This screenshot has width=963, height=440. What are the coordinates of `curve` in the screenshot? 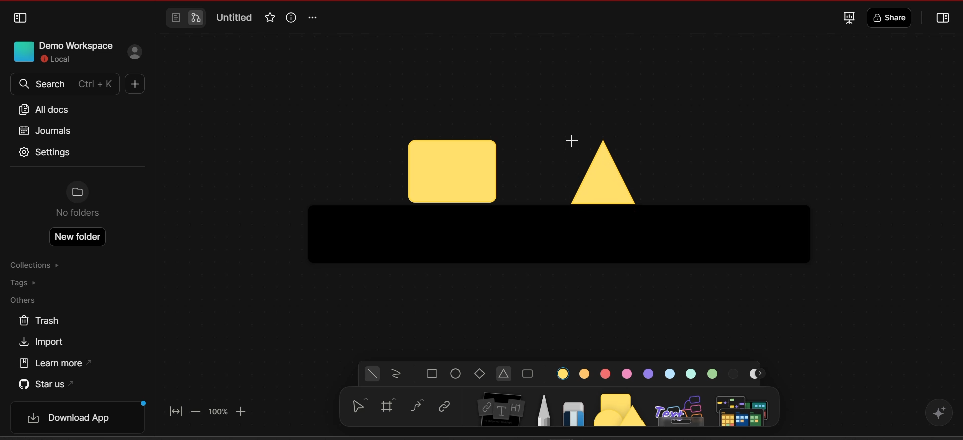 It's located at (418, 406).